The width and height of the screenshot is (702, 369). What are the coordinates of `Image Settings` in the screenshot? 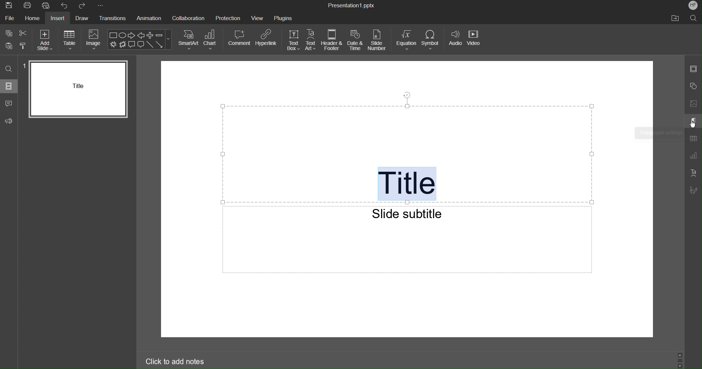 It's located at (692, 104).